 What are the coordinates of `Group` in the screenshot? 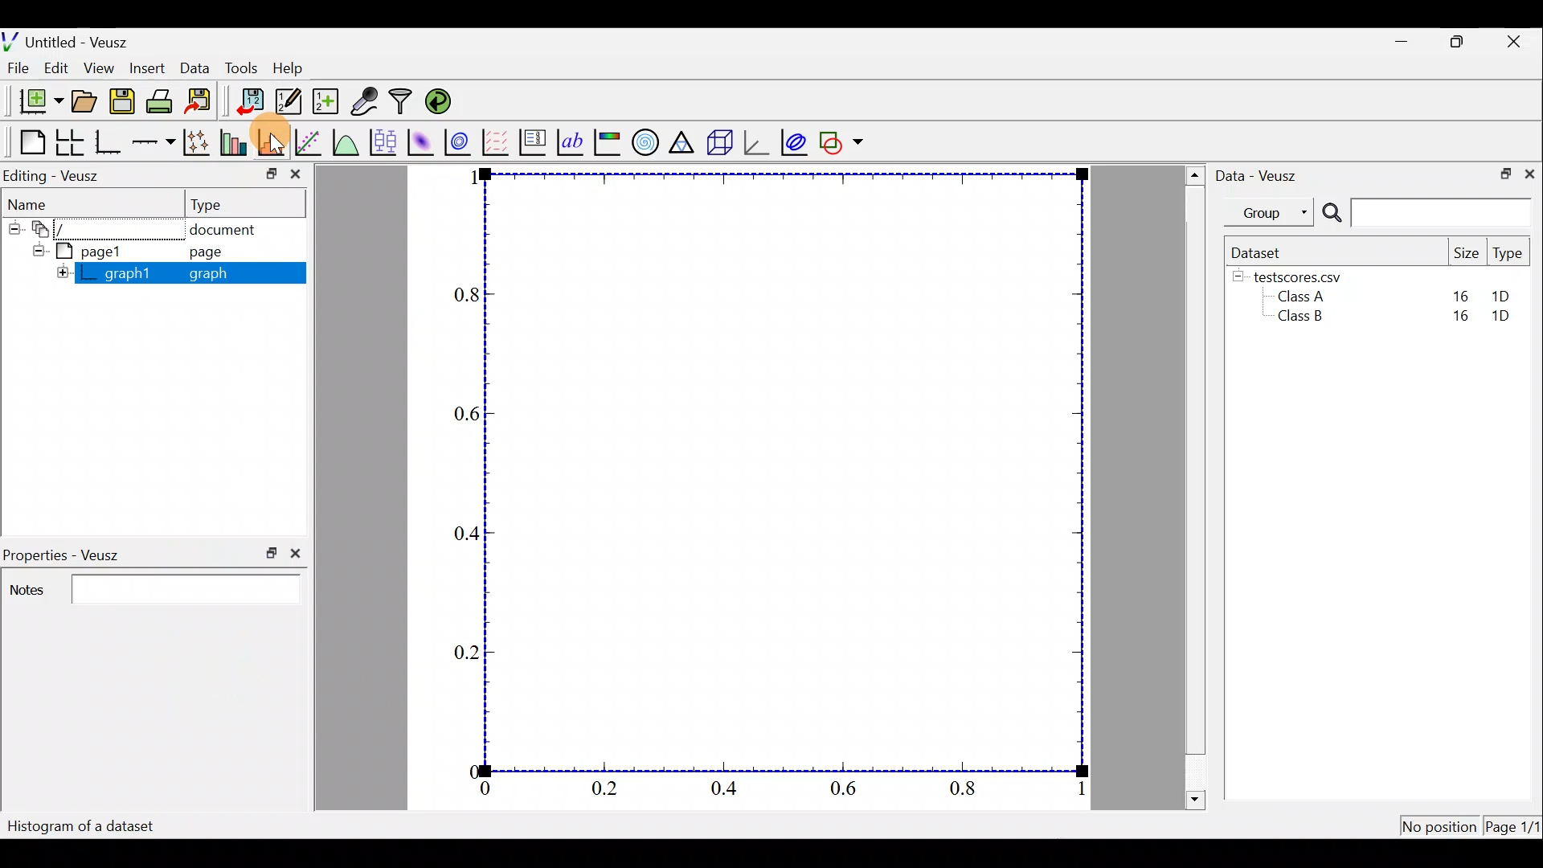 It's located at (1272, 212).